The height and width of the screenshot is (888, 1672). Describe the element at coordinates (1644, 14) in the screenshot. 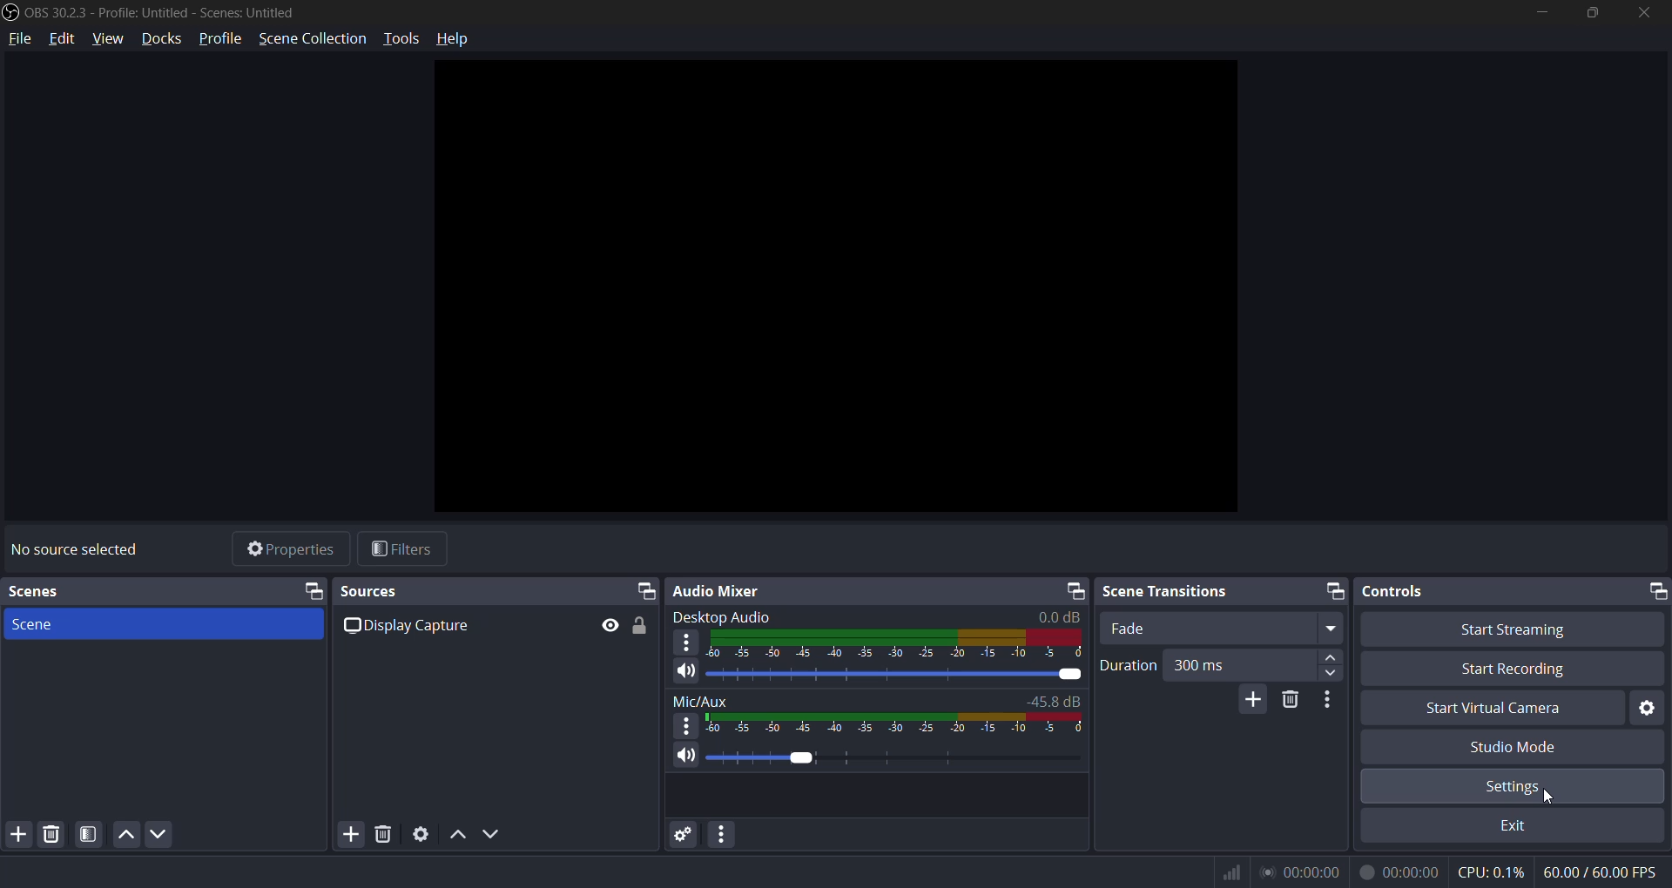

I see `close` at that location.